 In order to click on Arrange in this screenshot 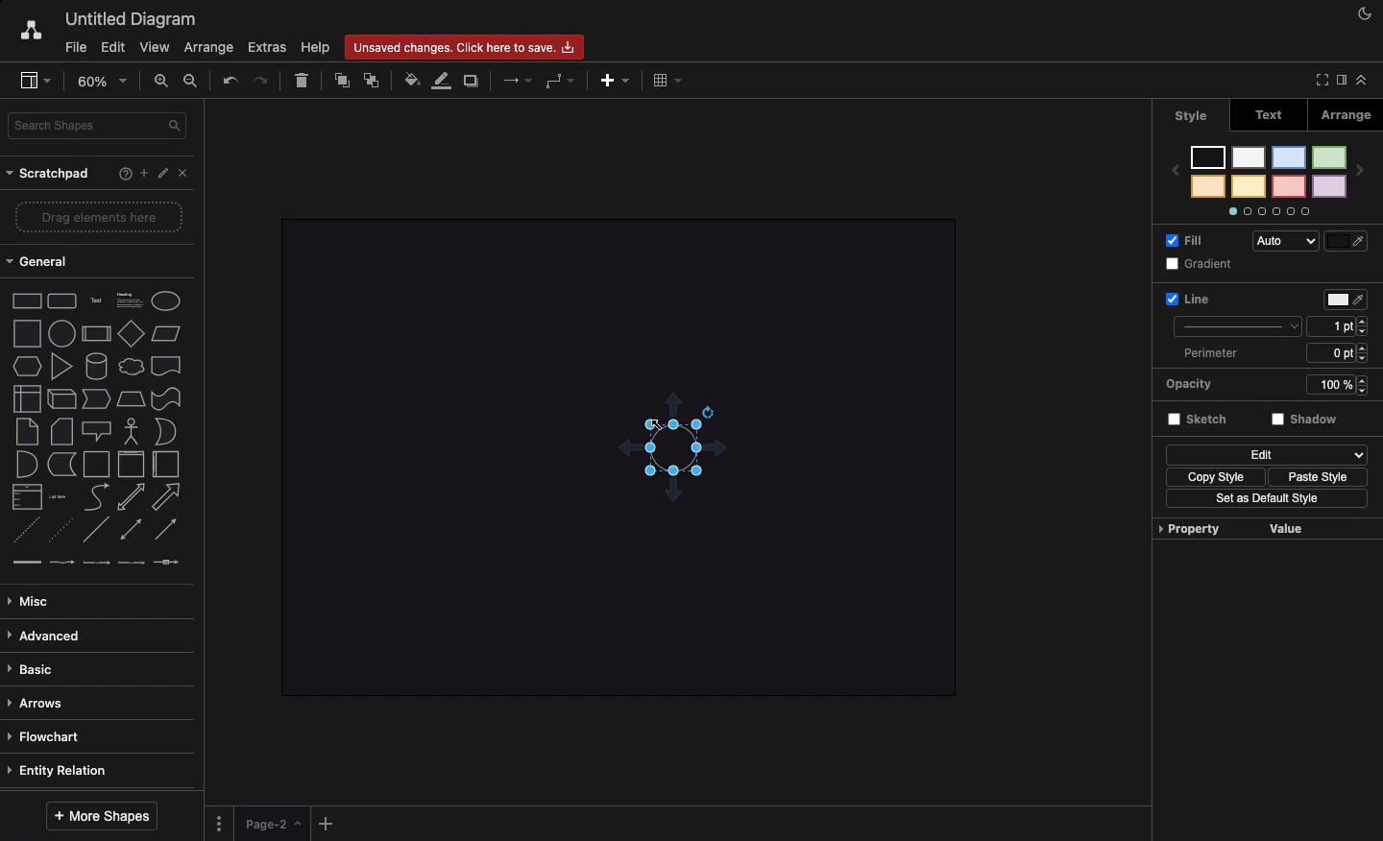, I will do `click(1349, 114)`.